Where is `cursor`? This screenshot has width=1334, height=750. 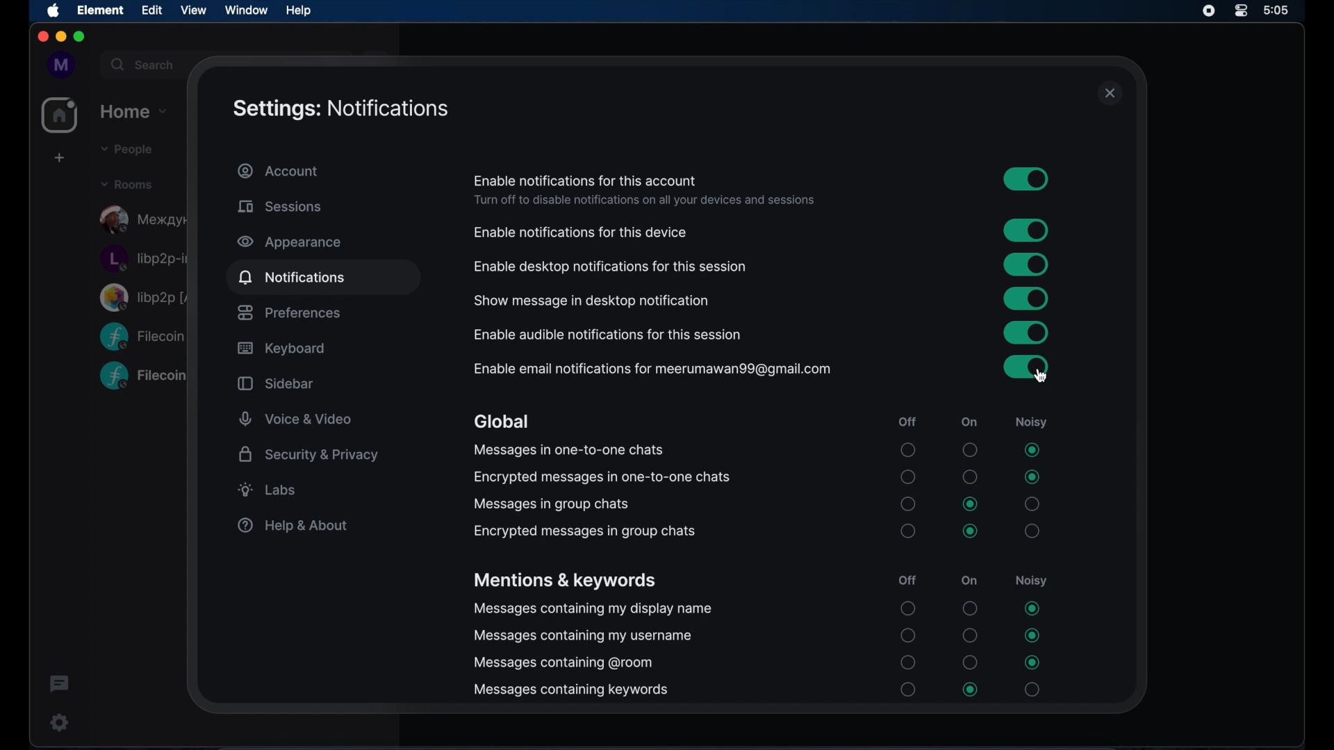 cursor is located at coordinates (1039, 375).